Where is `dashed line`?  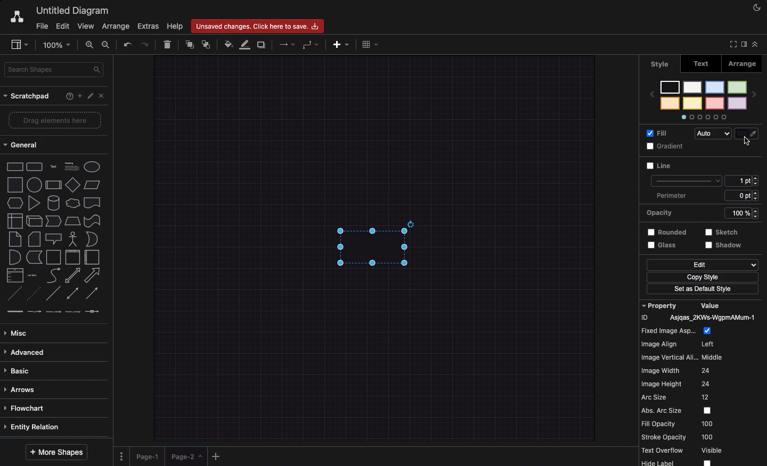 dashed line is located at coordinates (12, 295).